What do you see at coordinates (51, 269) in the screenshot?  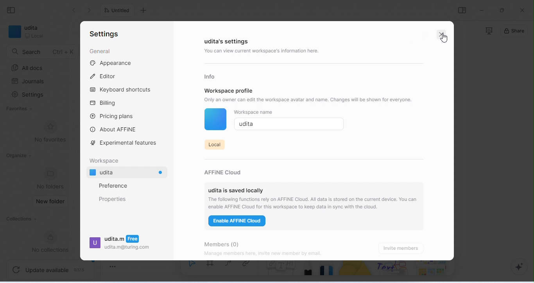 I see `update available` at bounding box center [51, 269].